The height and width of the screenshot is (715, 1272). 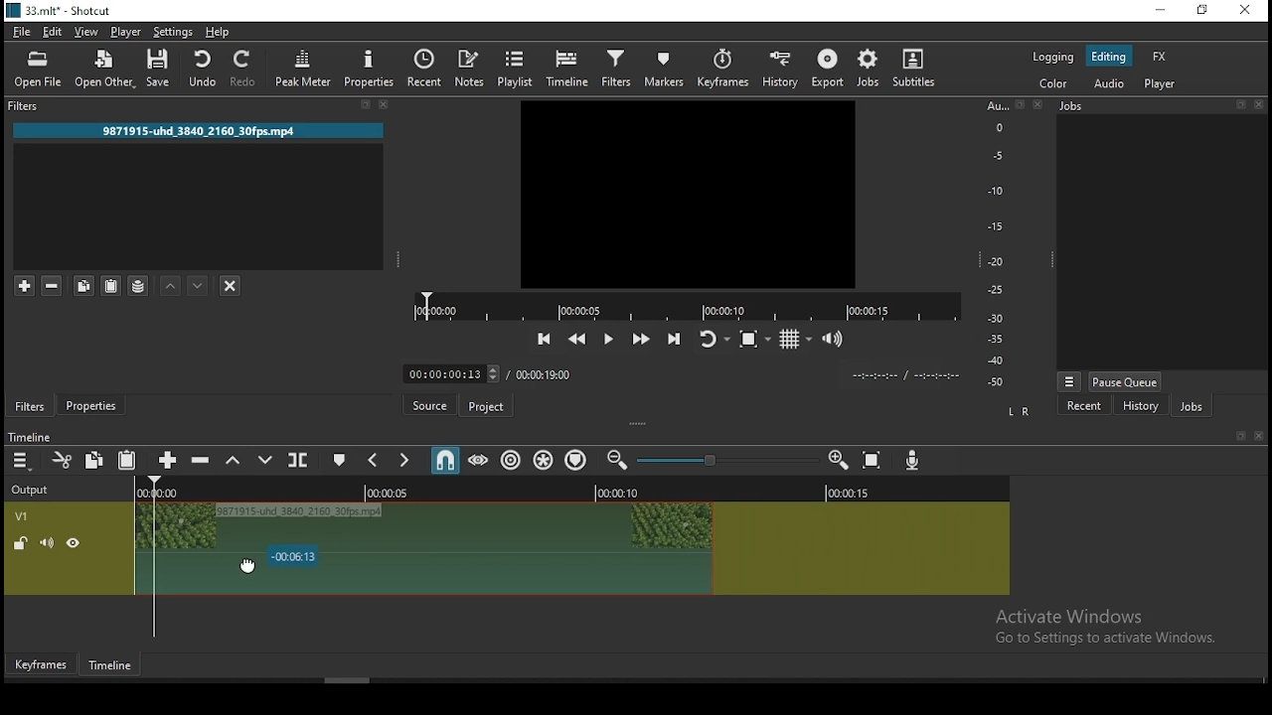 What do you see at coordinates (996, 244) in the screenshot?
I see `scale` at bounding box center [996, 244].